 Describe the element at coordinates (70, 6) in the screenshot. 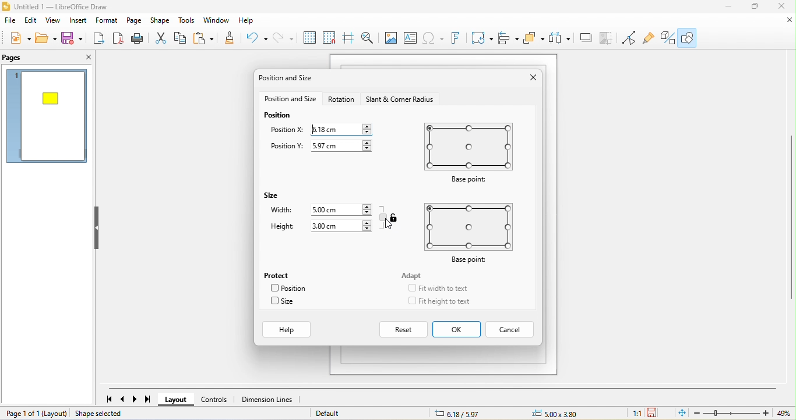

I see `untitled 1- libre office draw` at that location.